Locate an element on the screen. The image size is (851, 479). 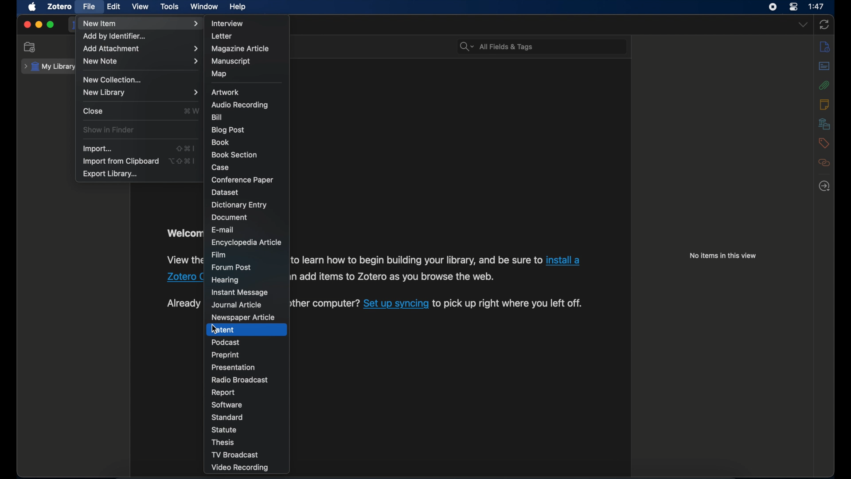
new note is located at coordinates (140, 61).